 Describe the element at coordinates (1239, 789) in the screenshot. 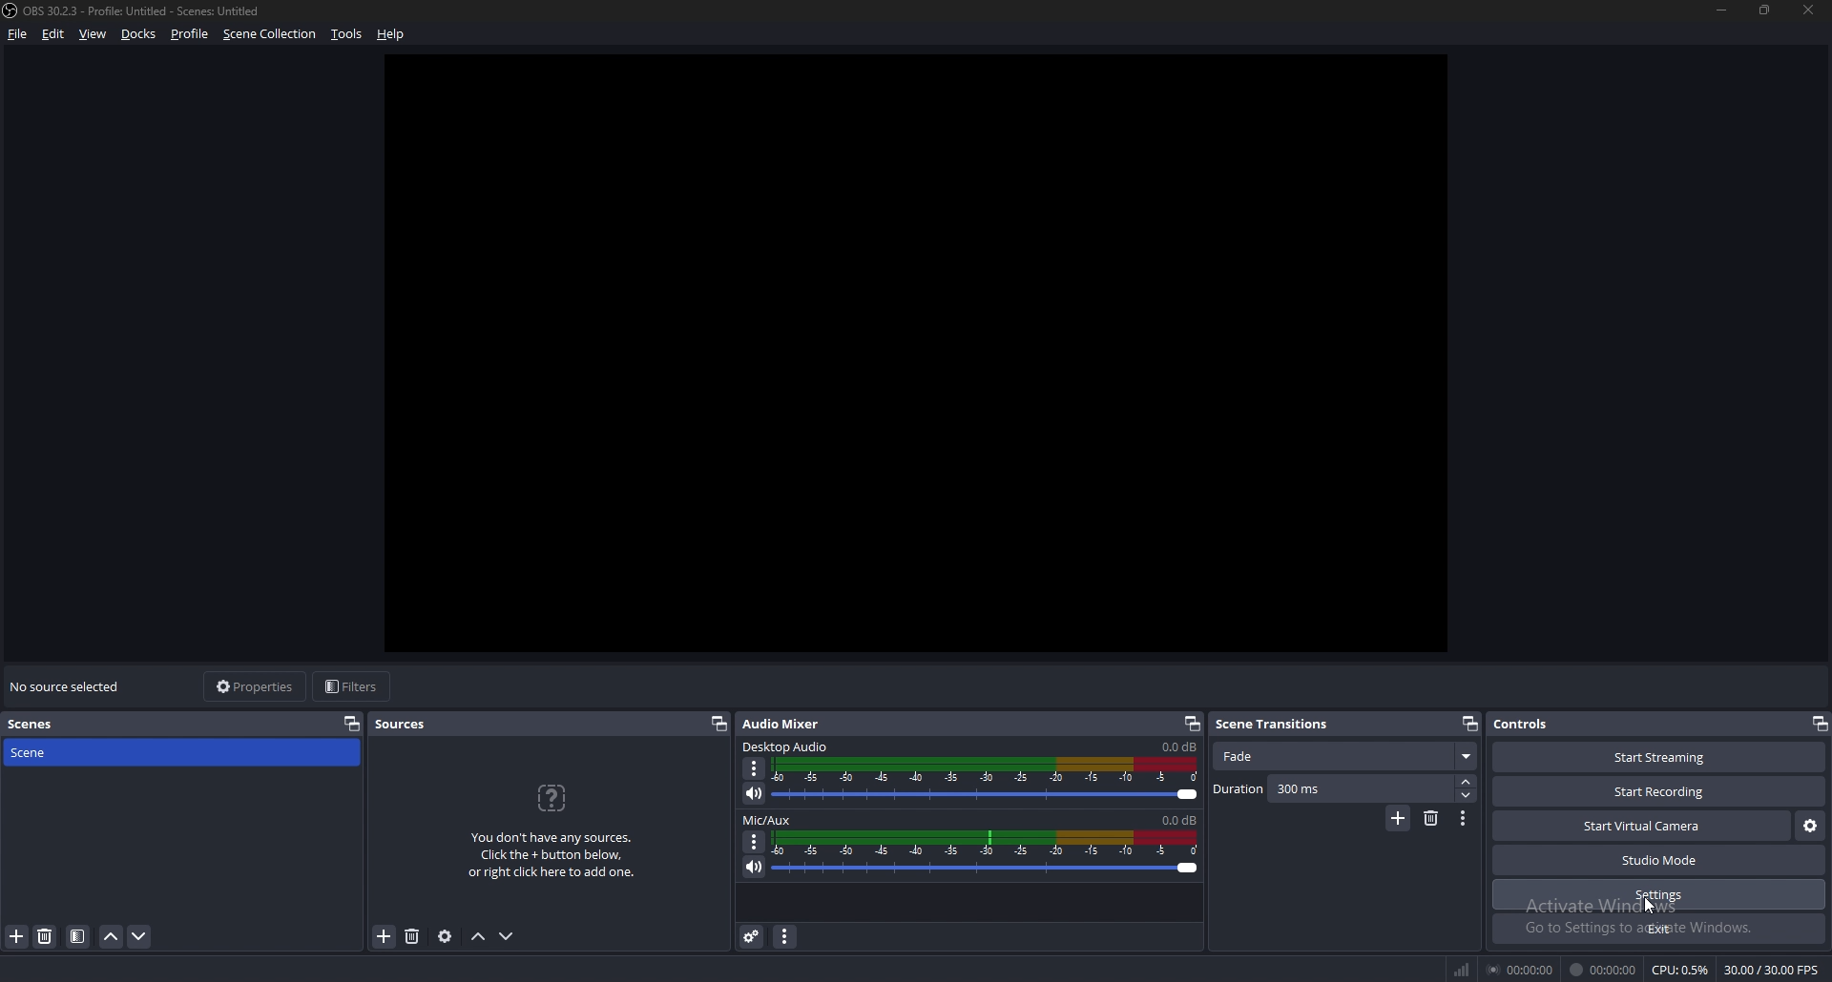

I see `duration` at that location.